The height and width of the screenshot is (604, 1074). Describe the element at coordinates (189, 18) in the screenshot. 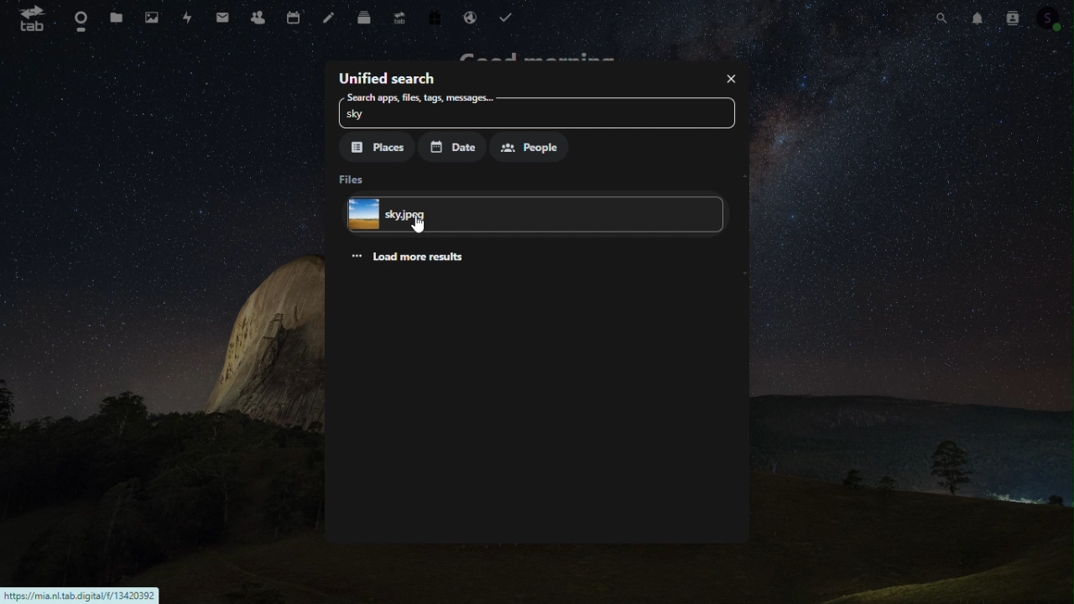

I see `Activity ` at that location.